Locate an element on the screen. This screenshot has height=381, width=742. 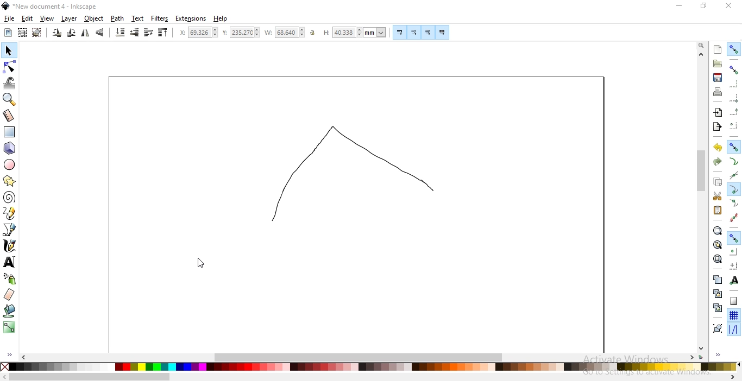
 is located at coordinates (414, 32).